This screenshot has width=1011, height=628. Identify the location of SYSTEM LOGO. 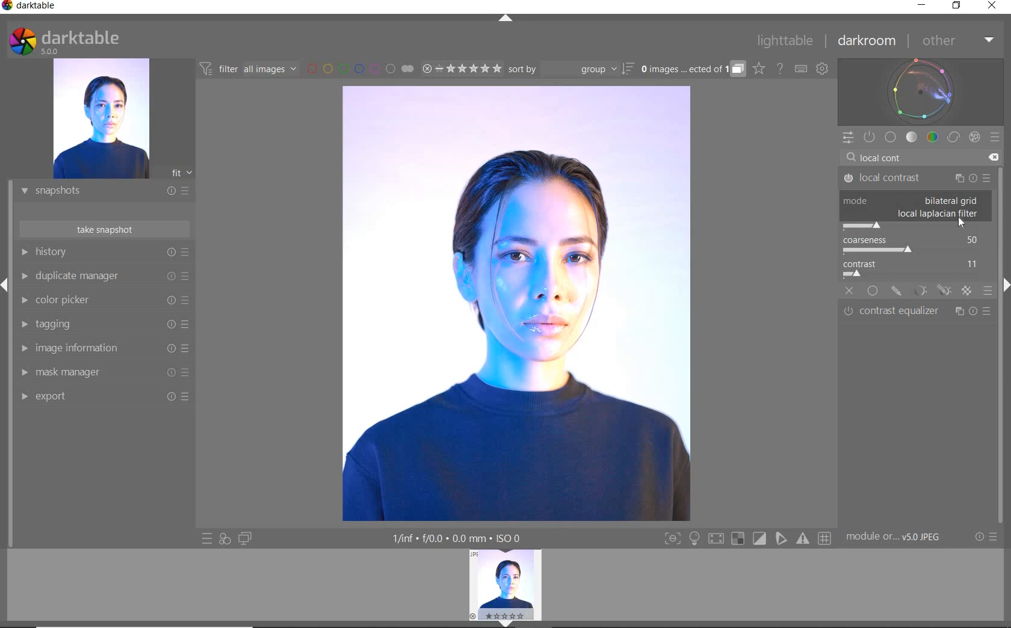
(64, 42).